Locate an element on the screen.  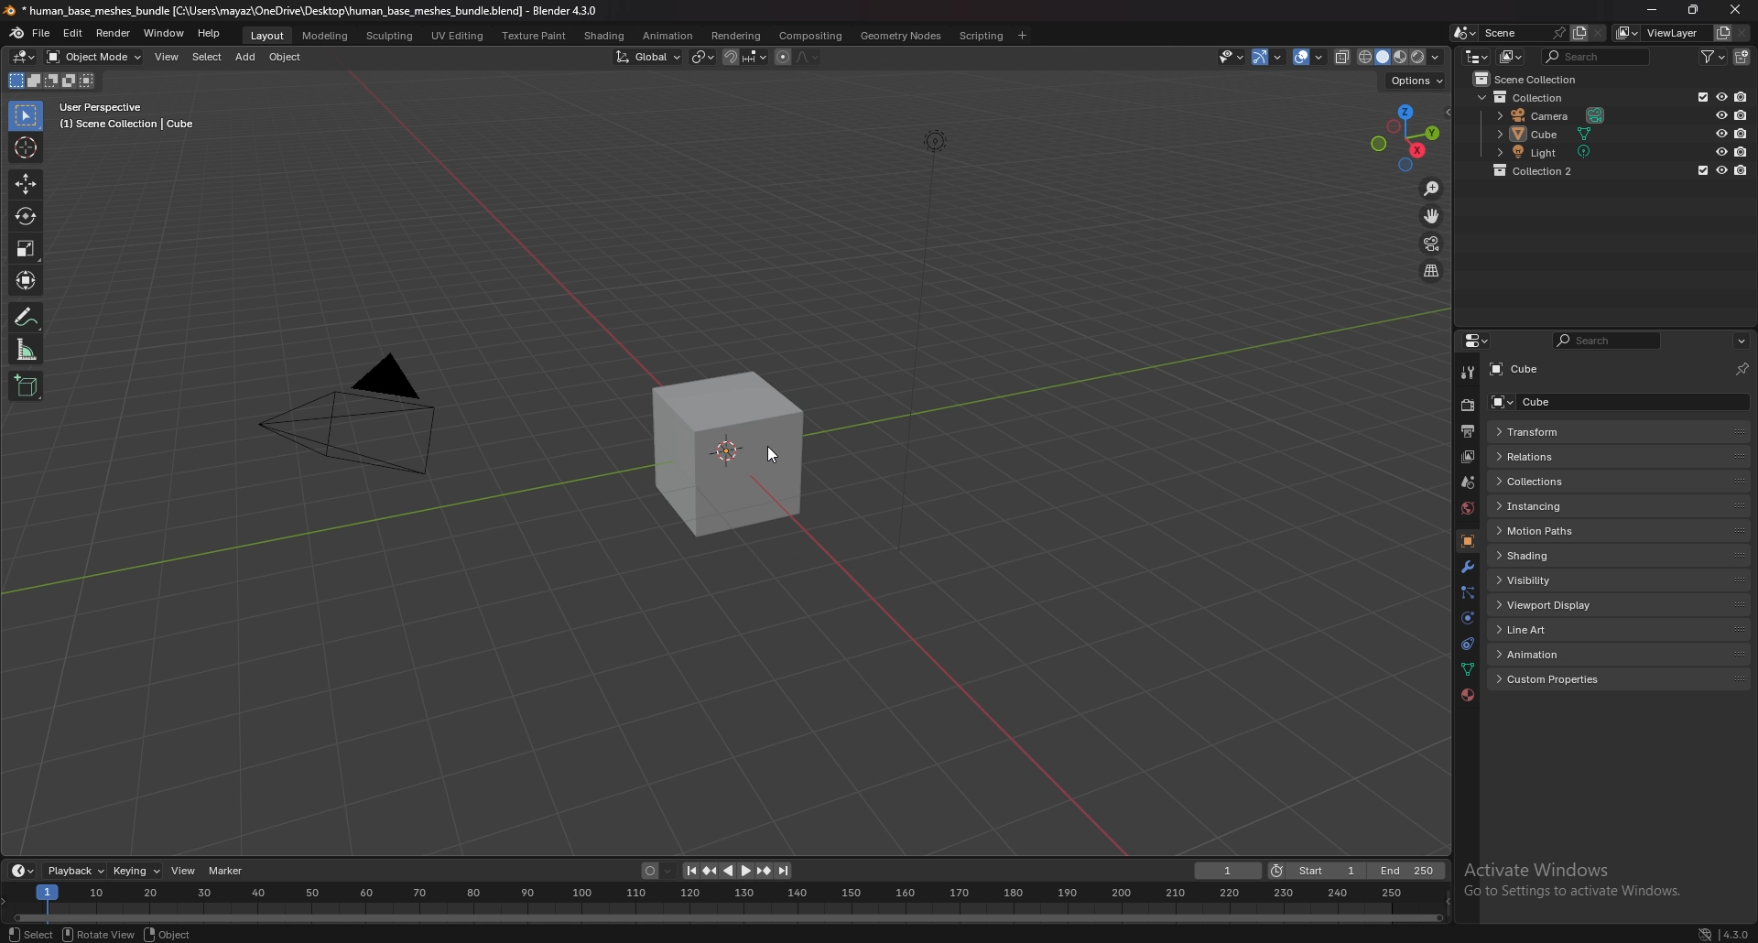
window is located at coordinates (165, 34).